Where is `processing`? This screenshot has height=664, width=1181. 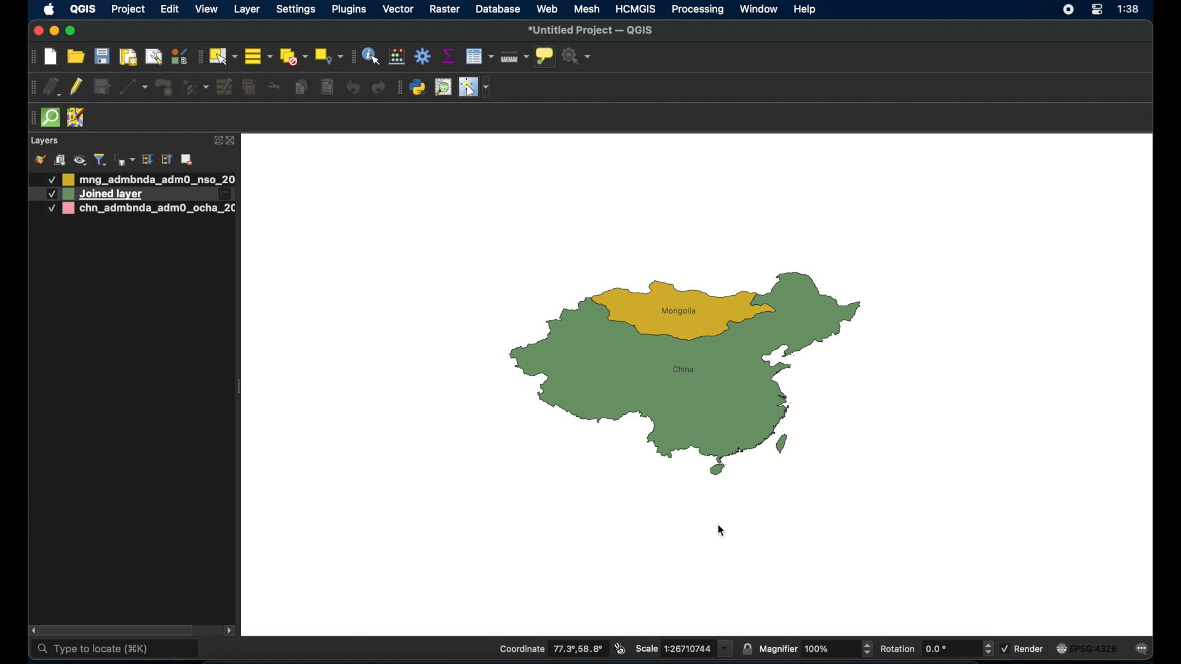 processing is located at coordinates (698, 10).